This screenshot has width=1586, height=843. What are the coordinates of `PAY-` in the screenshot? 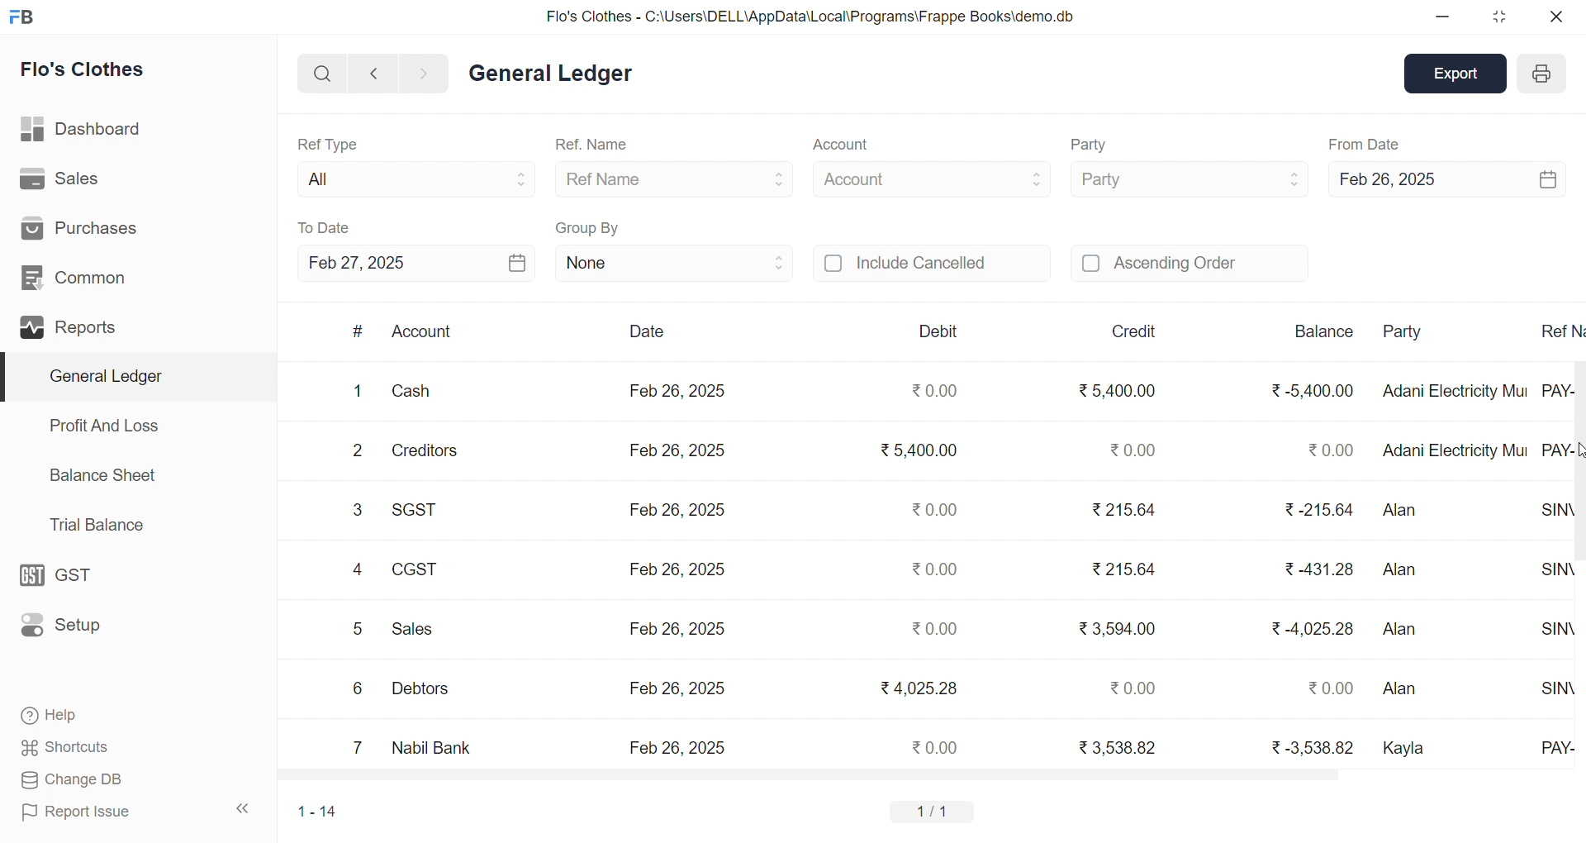 It's located at (1550, 388).